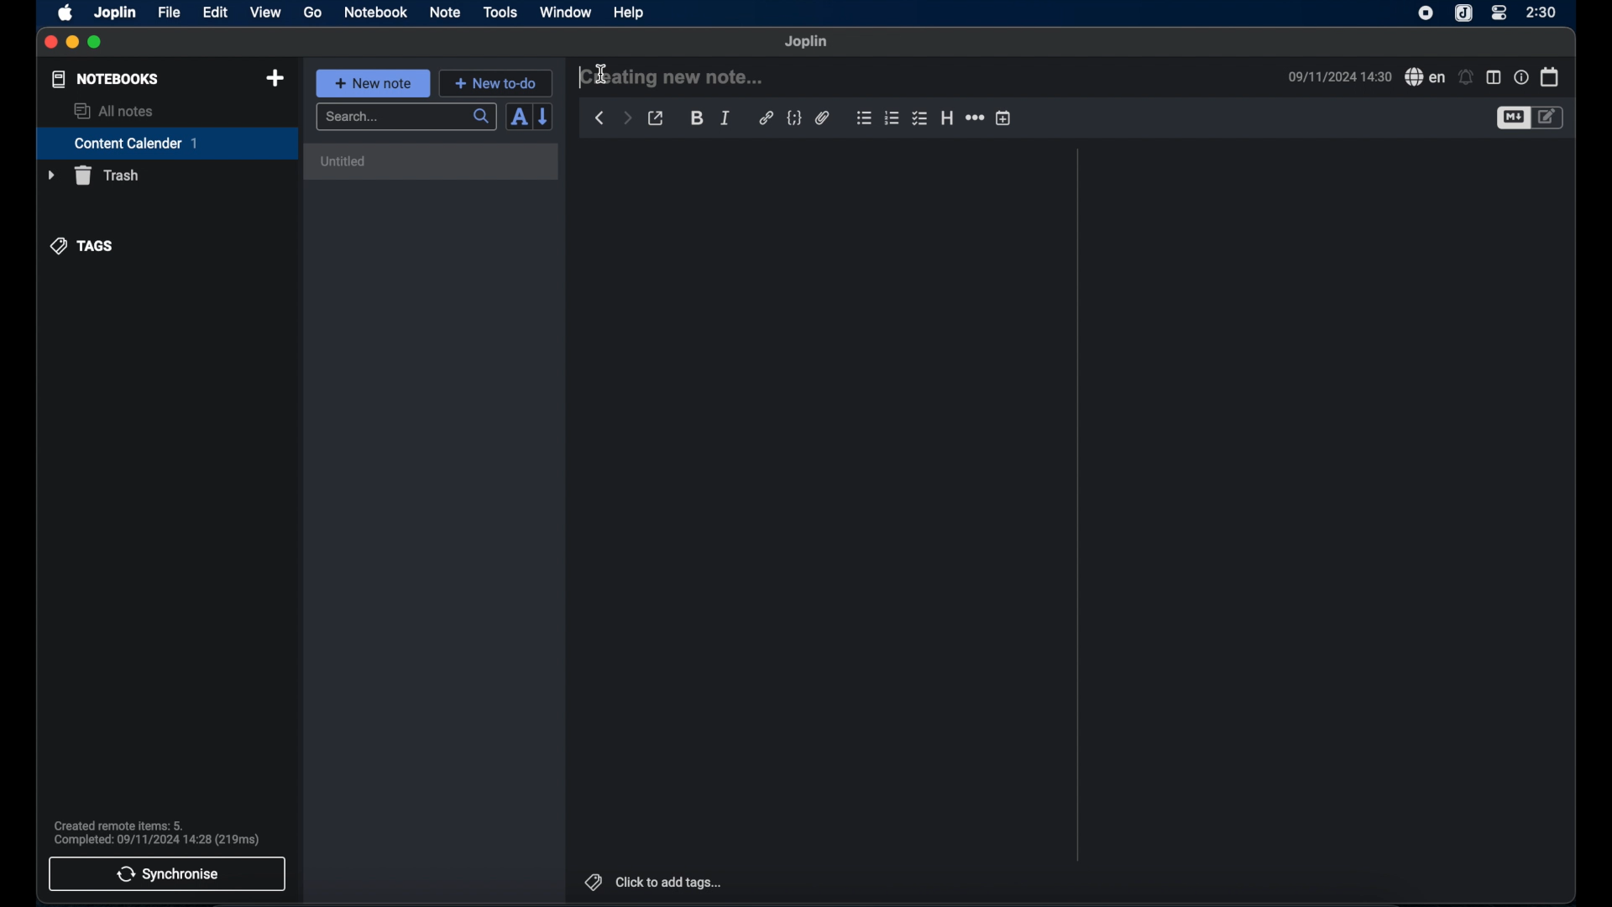  I want to click on apple icon, so click(66, 13).